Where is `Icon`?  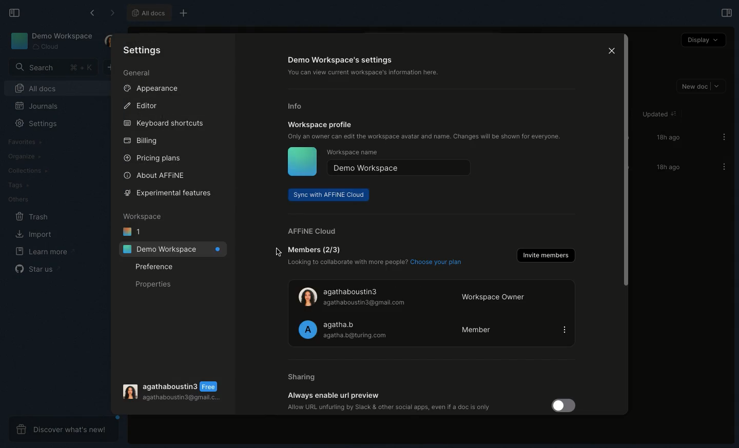
Icon is located at coordinates (301, 161).